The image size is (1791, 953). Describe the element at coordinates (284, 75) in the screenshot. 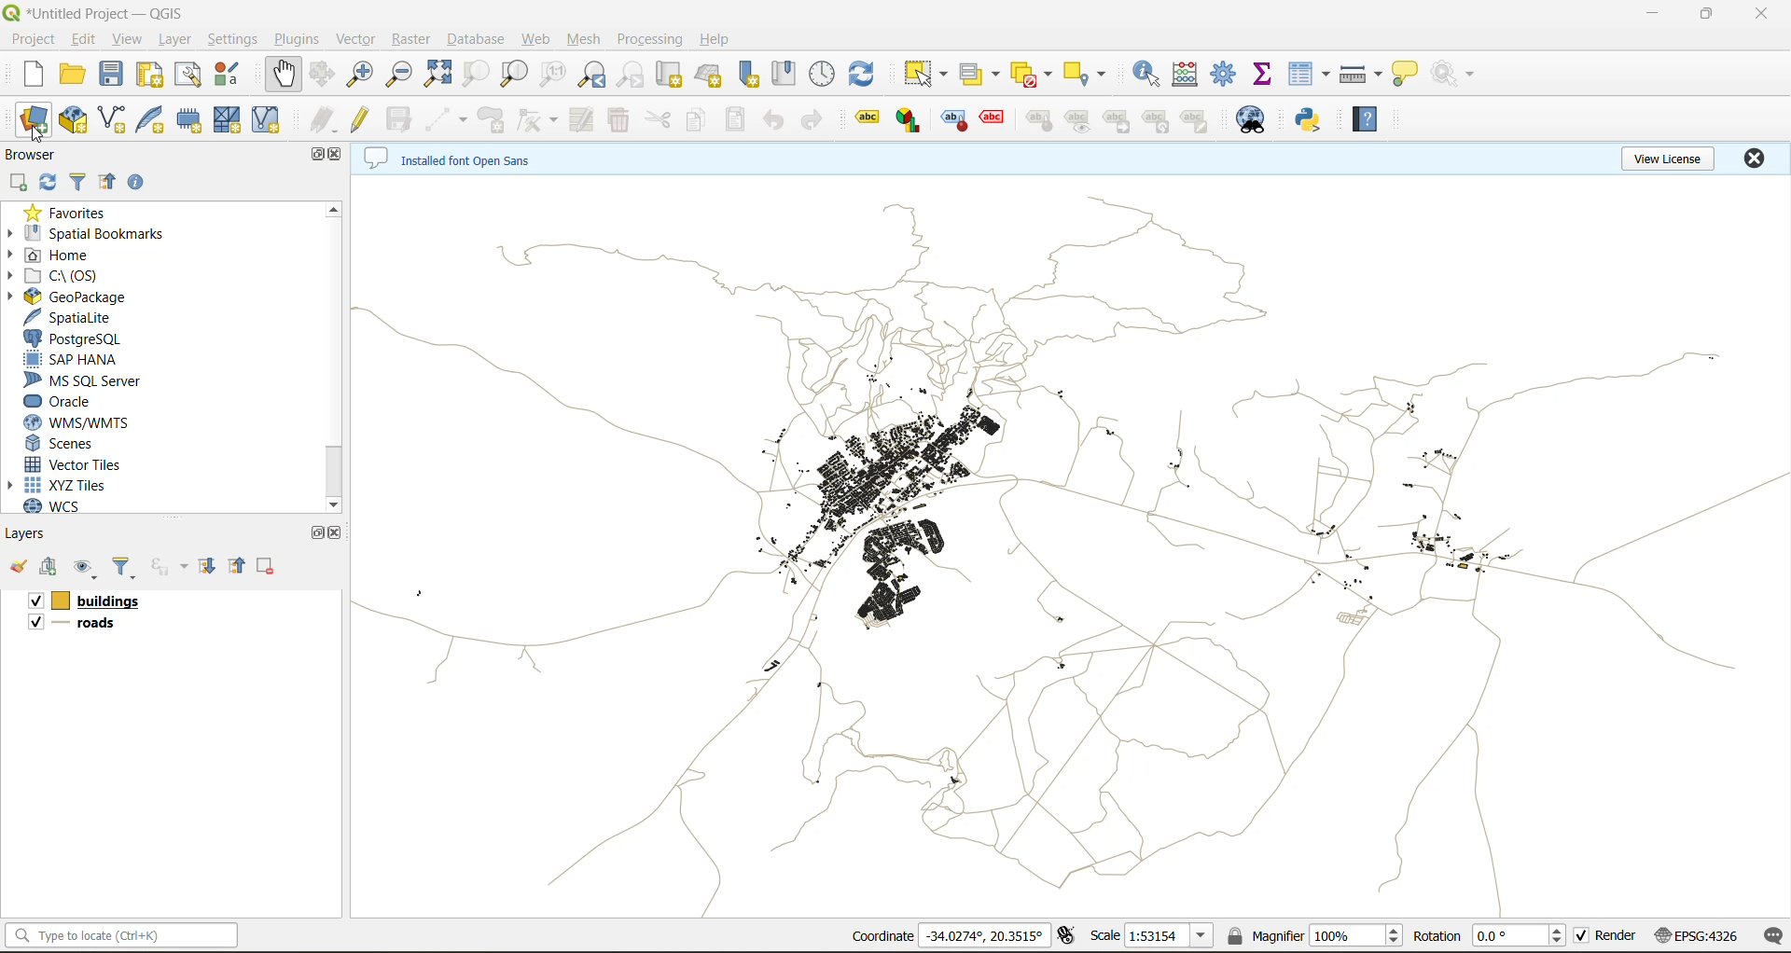

I see `pan map` at that location.